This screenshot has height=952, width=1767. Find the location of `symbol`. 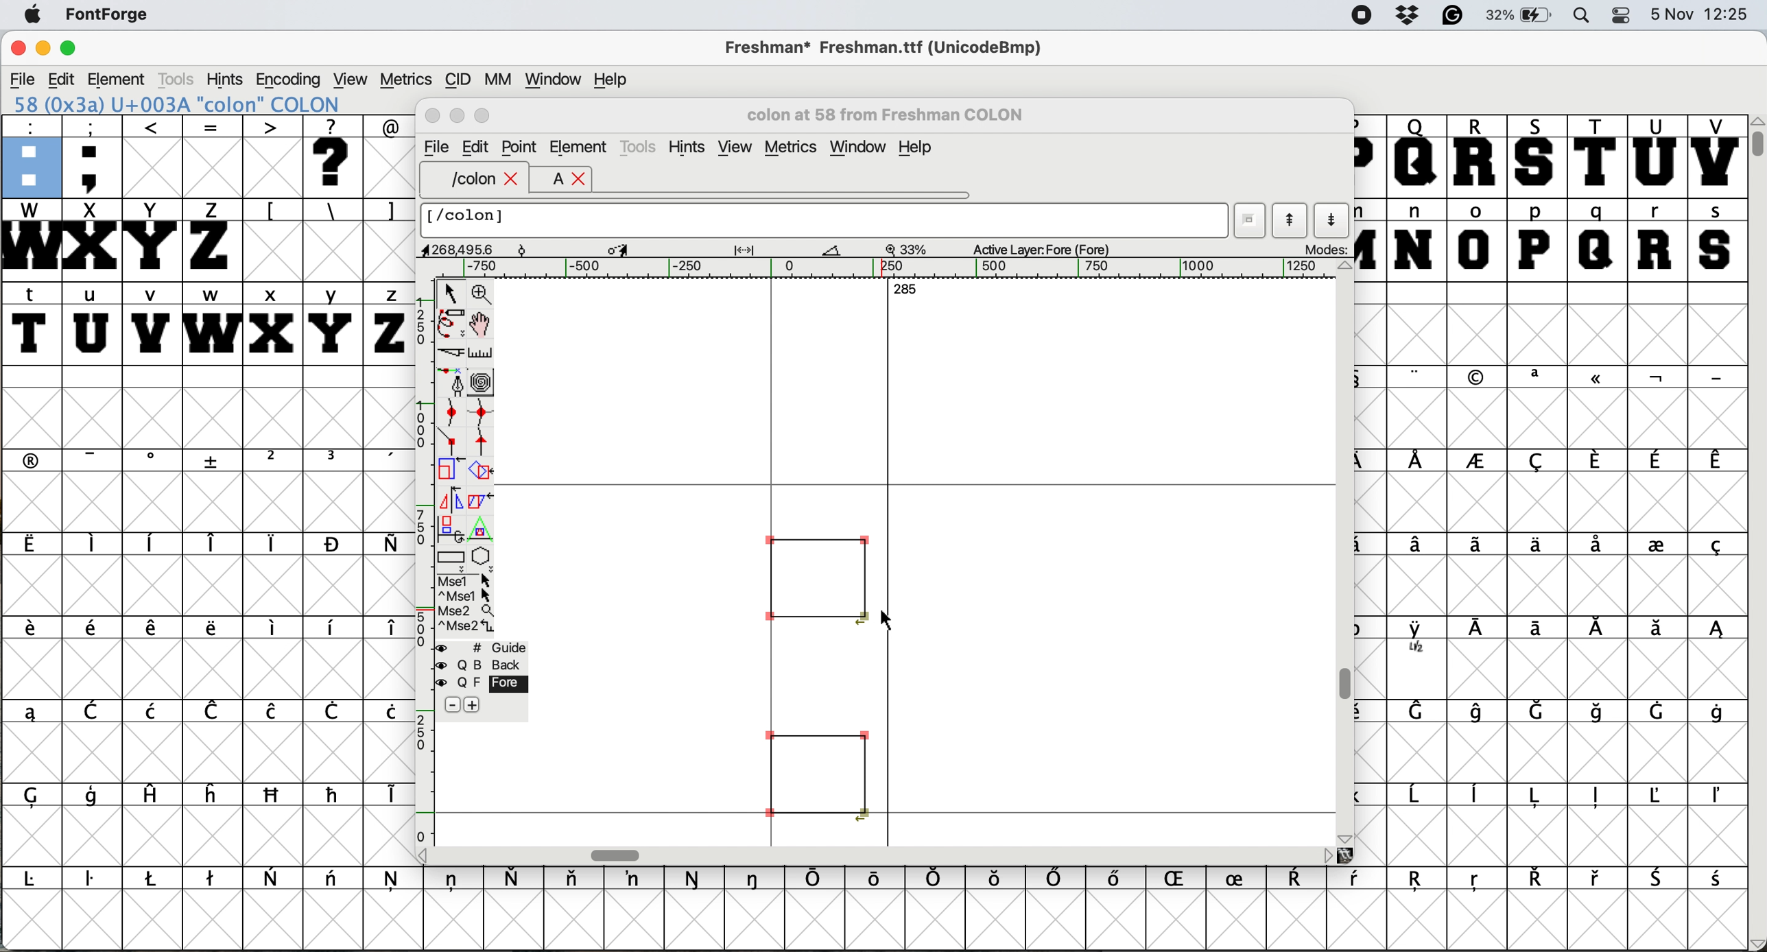

symbol is located at coordinates (272, 713).